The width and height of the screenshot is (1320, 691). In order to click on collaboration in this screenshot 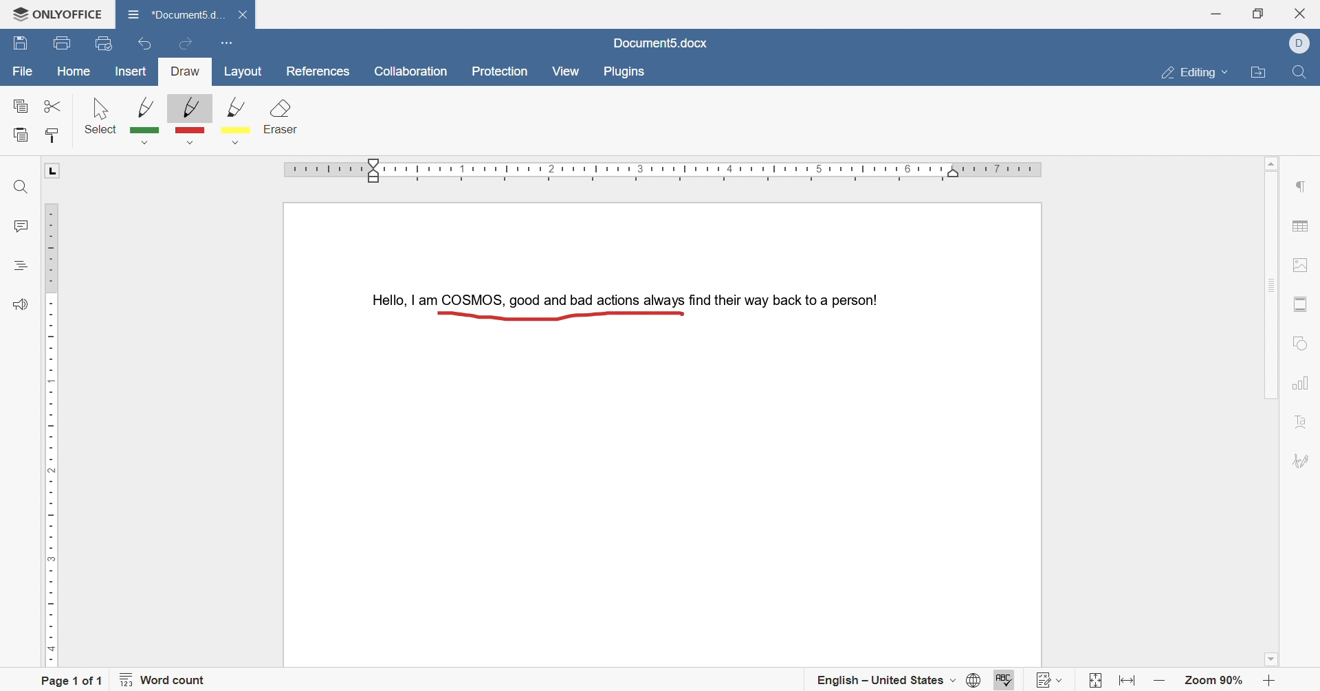, I will do `click(412, 72)`.